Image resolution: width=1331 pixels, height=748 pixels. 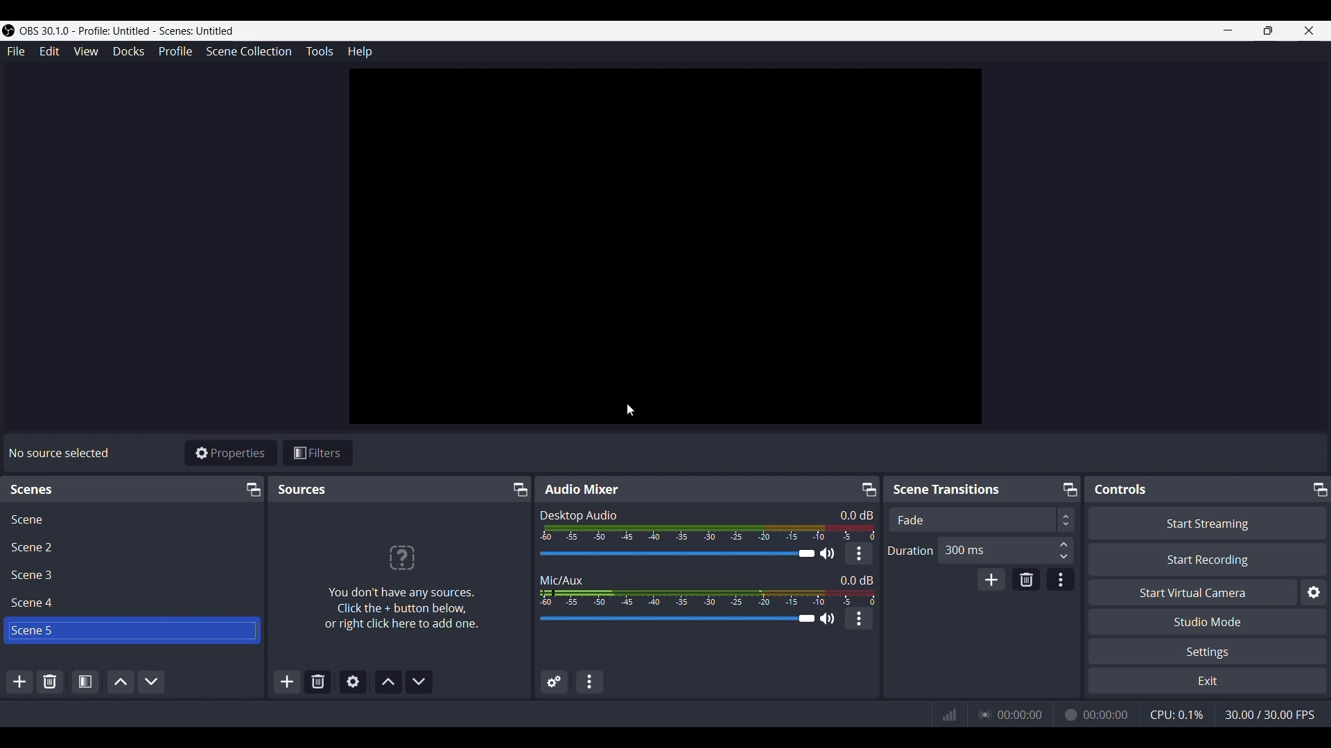 What do you see at coordinates (590, 682) in the screenshot?
I see `Audio Mixer Menu` at bounding box center [590, 682].